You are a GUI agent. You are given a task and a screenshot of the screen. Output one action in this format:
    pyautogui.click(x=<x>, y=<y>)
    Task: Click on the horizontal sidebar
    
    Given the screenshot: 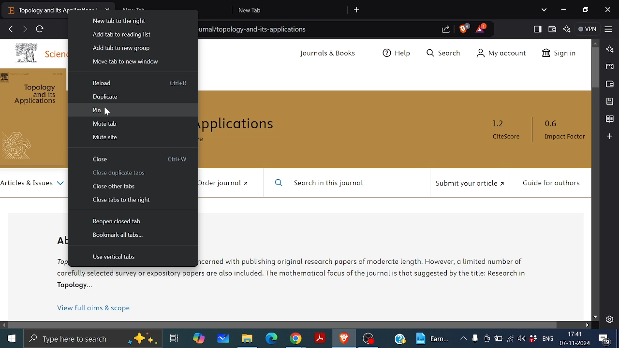 What is the action you would take?
    pyautogui.click(x=284, y=324)
    